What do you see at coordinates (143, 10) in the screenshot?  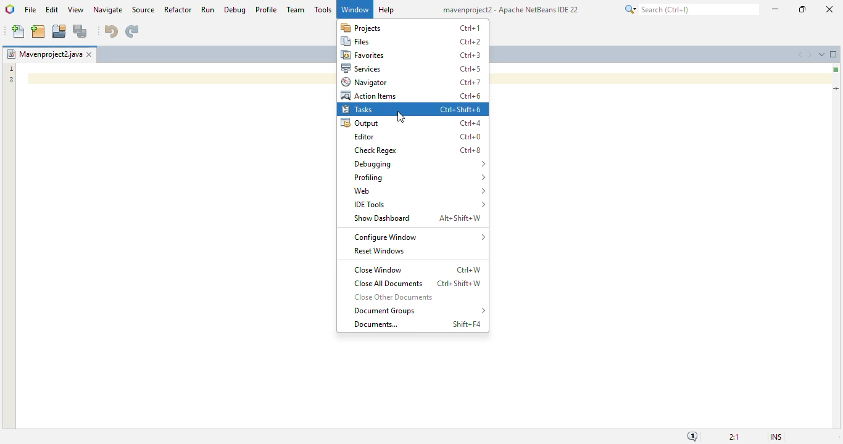 I see `source` at bounding box center [143, 10].